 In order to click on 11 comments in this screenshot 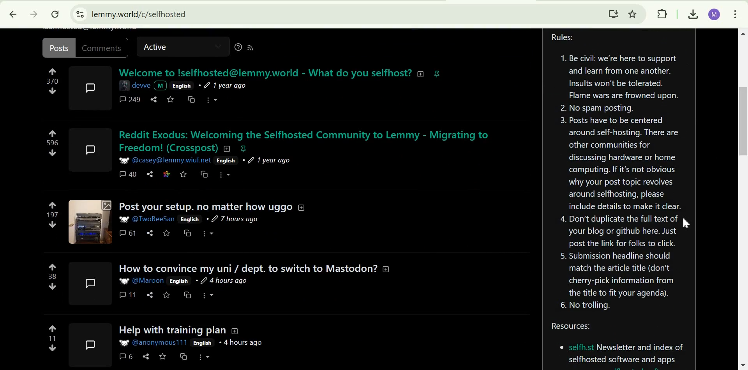, I will do `click(128, 295)`.